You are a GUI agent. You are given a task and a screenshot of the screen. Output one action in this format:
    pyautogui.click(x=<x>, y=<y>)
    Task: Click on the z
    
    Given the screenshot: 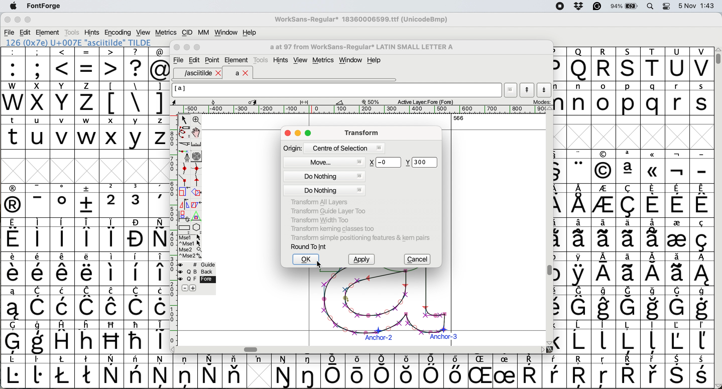 What is the action you would take?
    pyautogui.click(x=87, y=98)
    